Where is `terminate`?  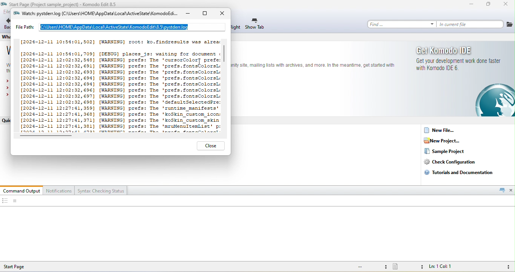
terminate is located at coordinates (15, 201).